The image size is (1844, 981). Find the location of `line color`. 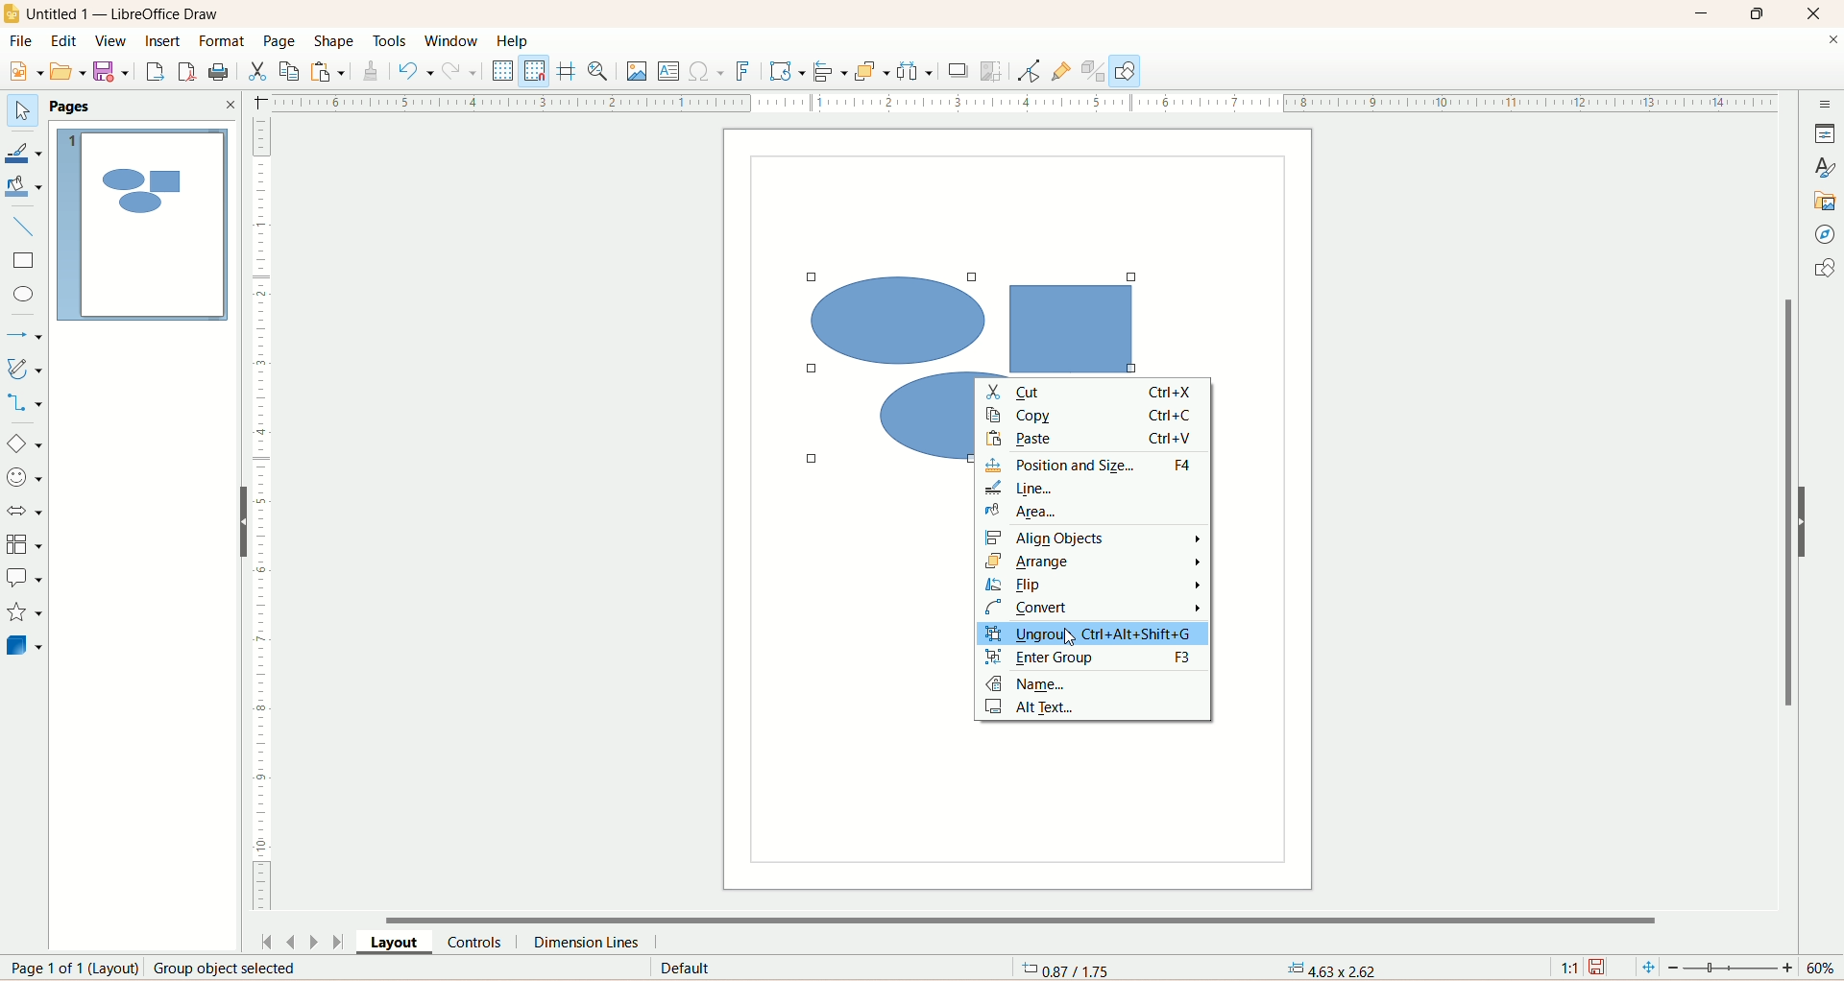

line color is located at coordinates (24, 152).